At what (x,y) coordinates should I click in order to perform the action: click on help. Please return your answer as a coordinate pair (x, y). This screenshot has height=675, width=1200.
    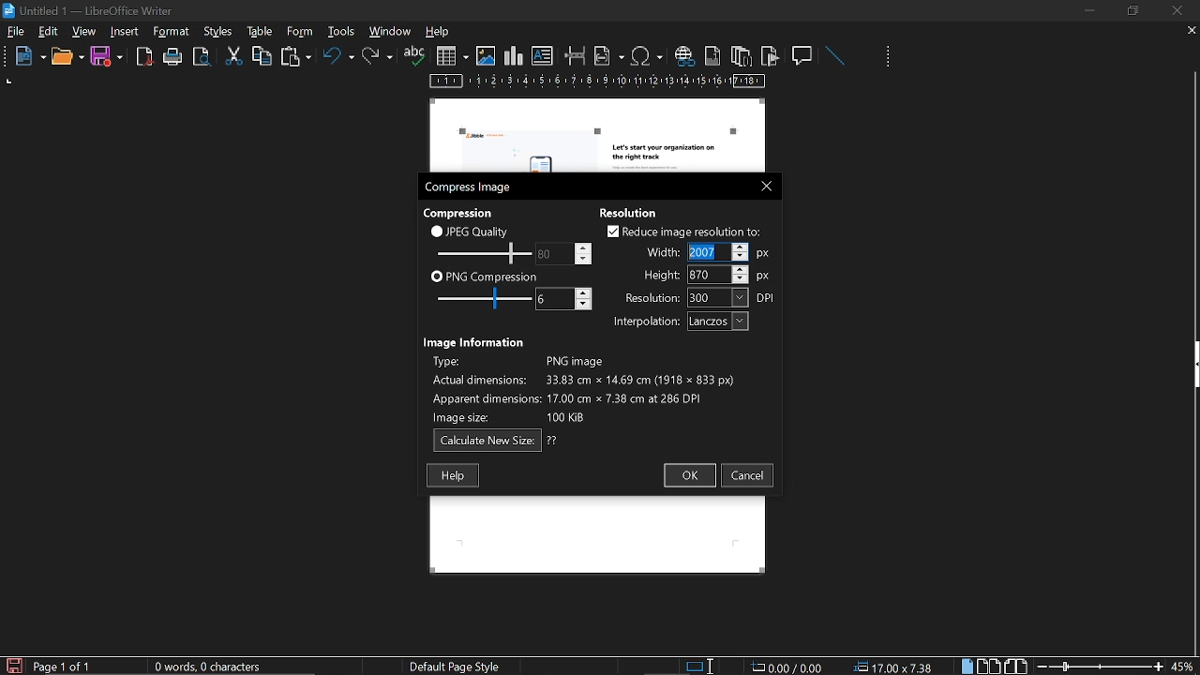
    Looking at the image, I should click on (453, 475).